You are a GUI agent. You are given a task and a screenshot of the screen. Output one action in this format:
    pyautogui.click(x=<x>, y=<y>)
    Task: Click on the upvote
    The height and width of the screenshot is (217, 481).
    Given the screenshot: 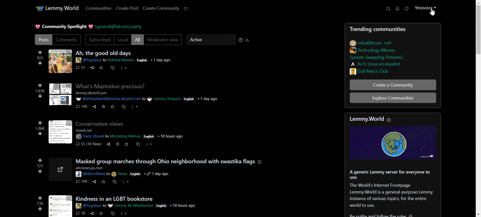 What is the action you would take?
    pyautogui.click(x=40, y=123)
    